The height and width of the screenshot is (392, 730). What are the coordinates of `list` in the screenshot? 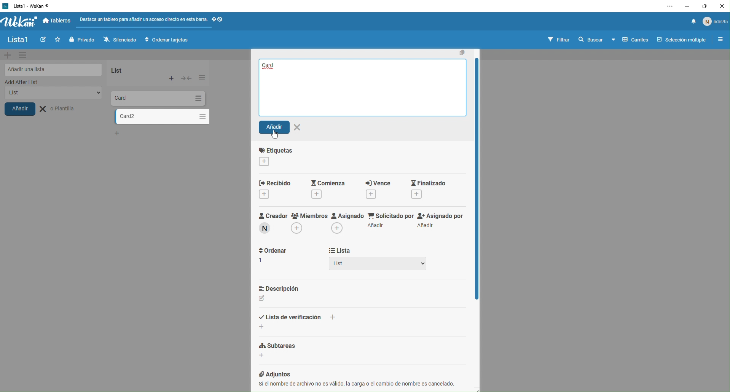 It's located at (51, 95).